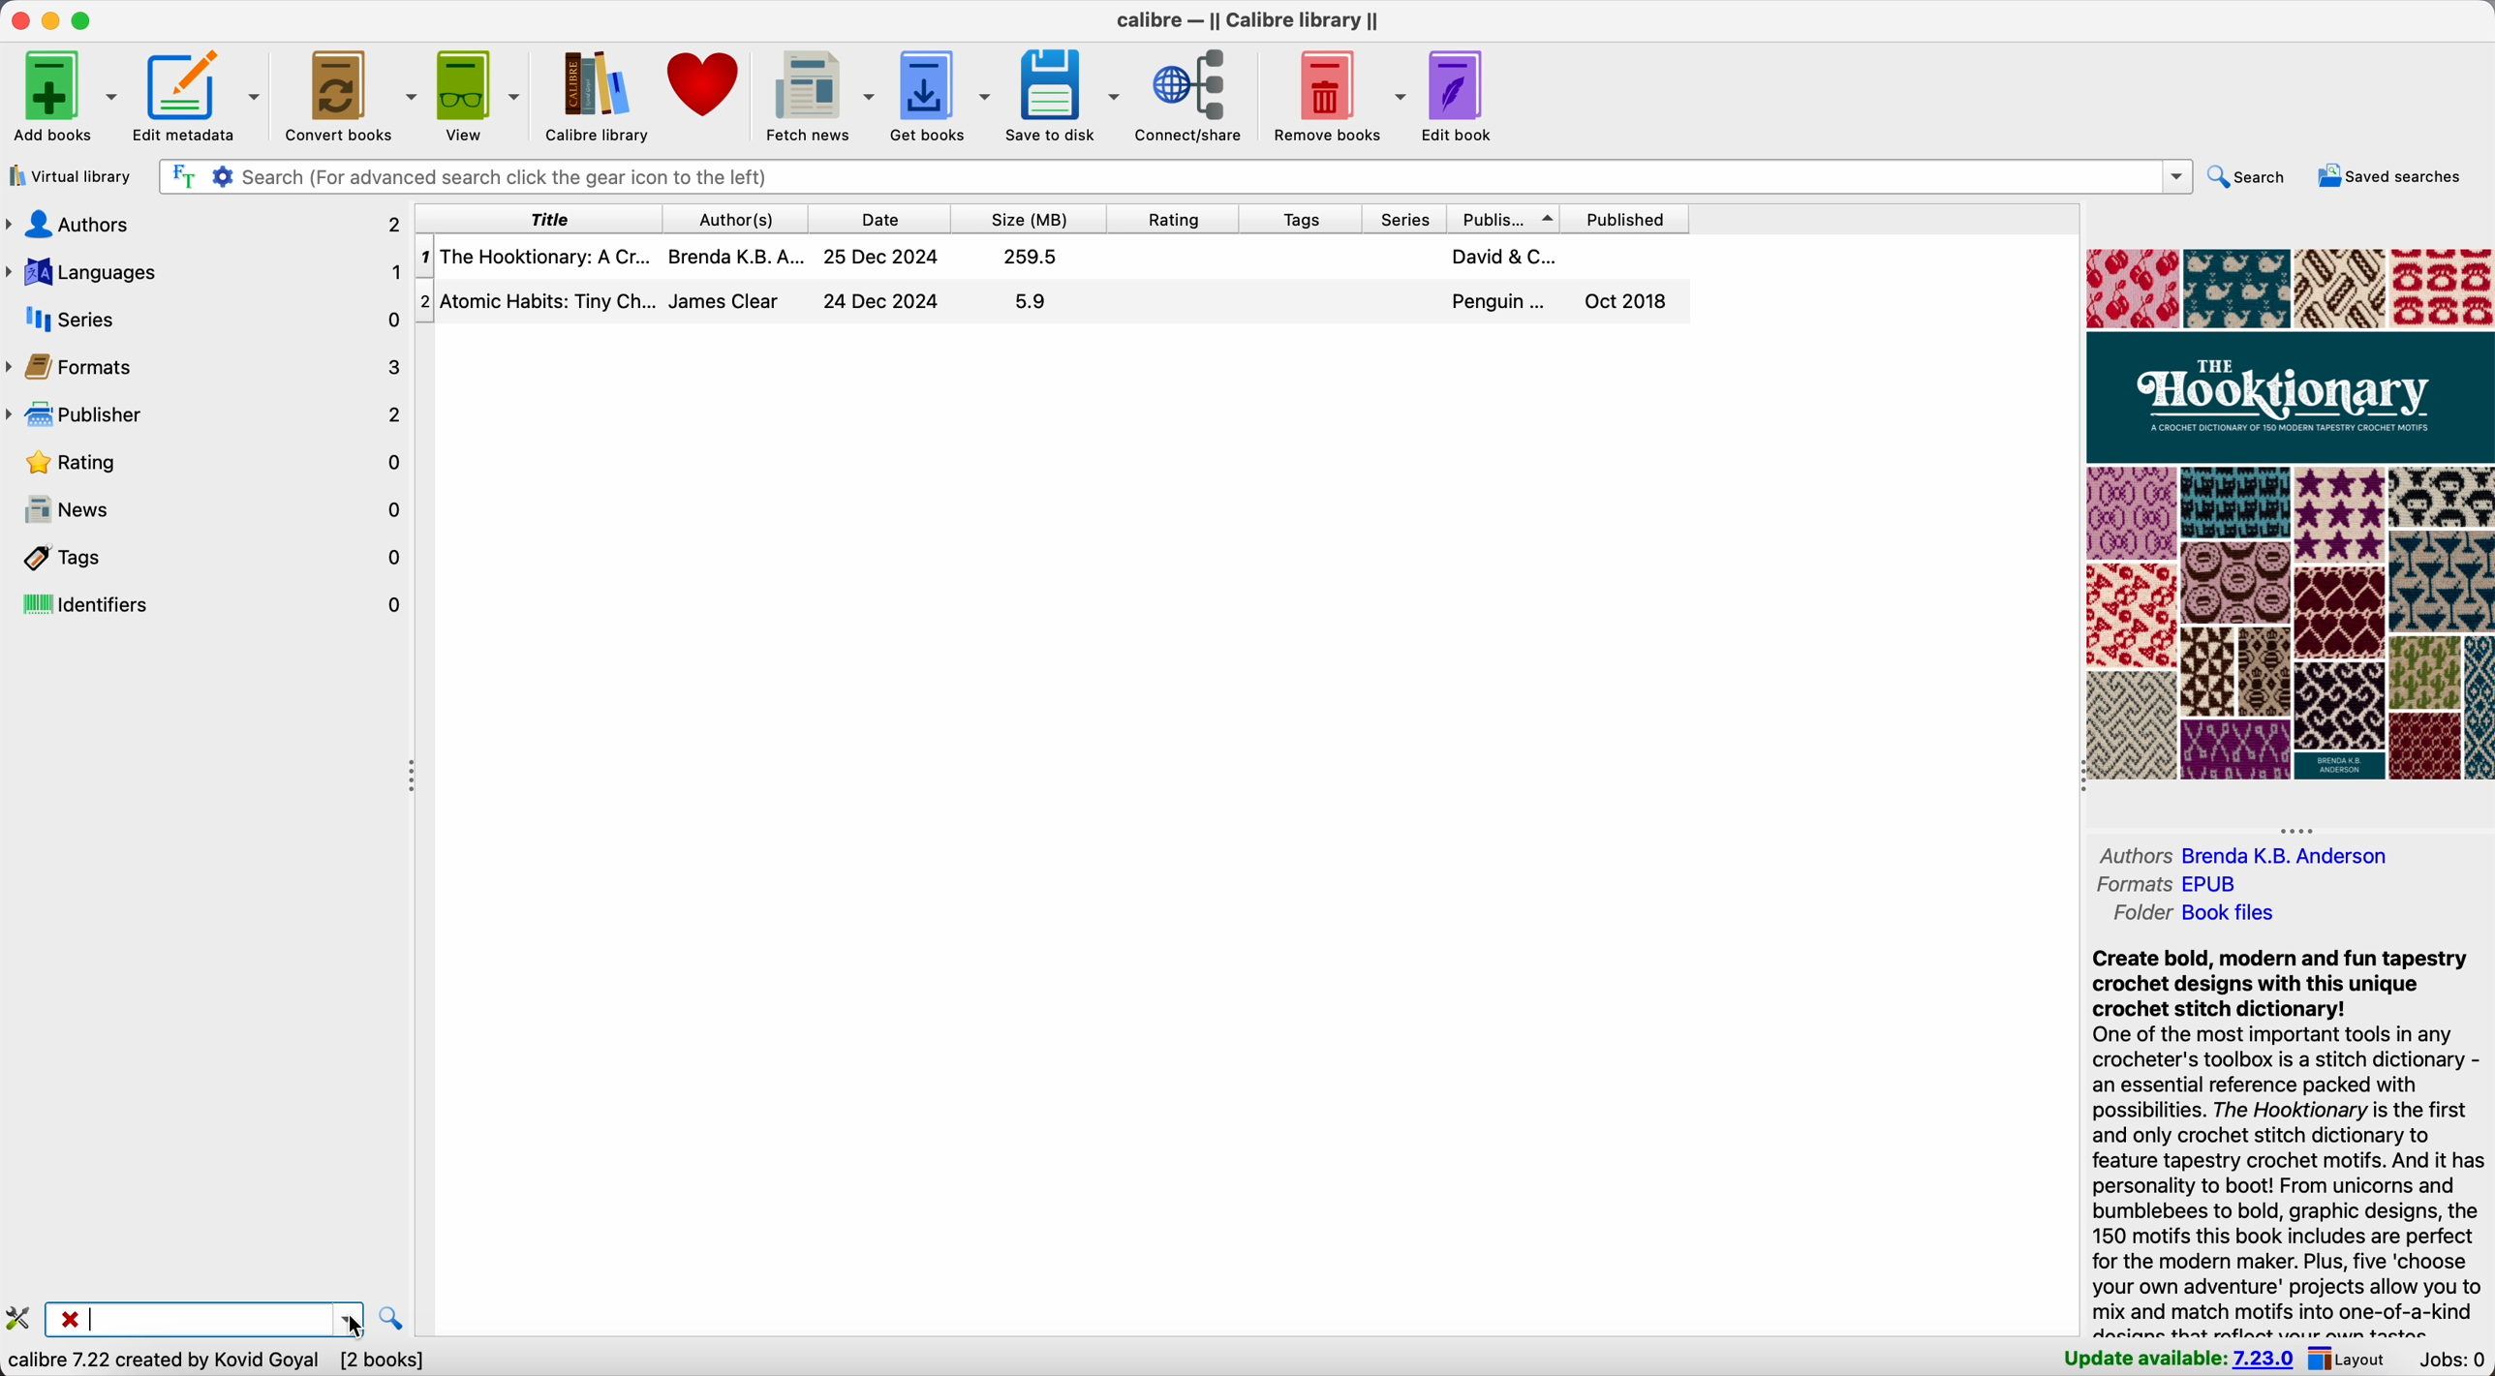 The height and width of the screenshot is (1376, 2495). What do you see at coordinates (480, 92) in the screenshot?
I see `view` at bounding box center [480, 92].